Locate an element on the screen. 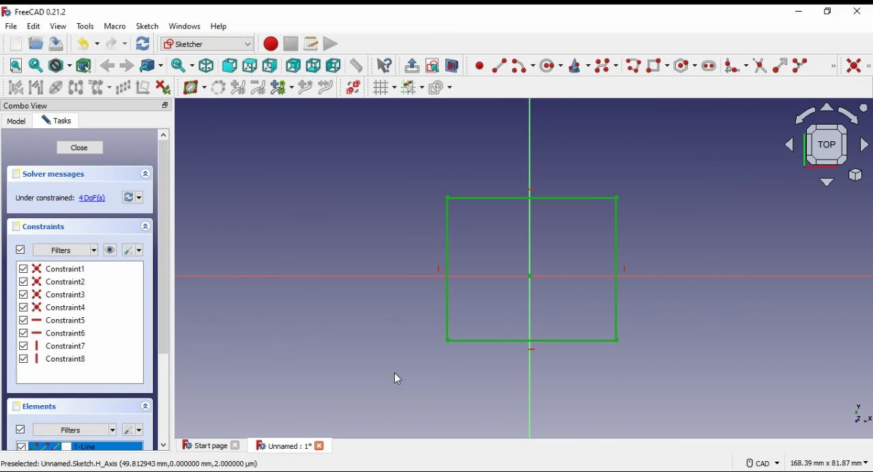 The image size is (873, 472).  is located at coordinates (182, 65).